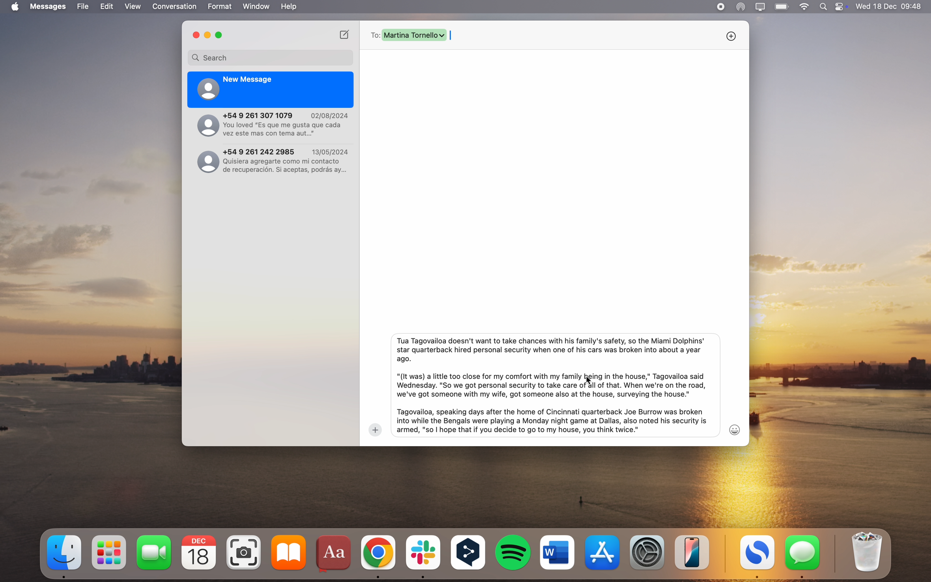 The height and width of the screenshot is (582, 931). I want to click on help, so click(289, 7).